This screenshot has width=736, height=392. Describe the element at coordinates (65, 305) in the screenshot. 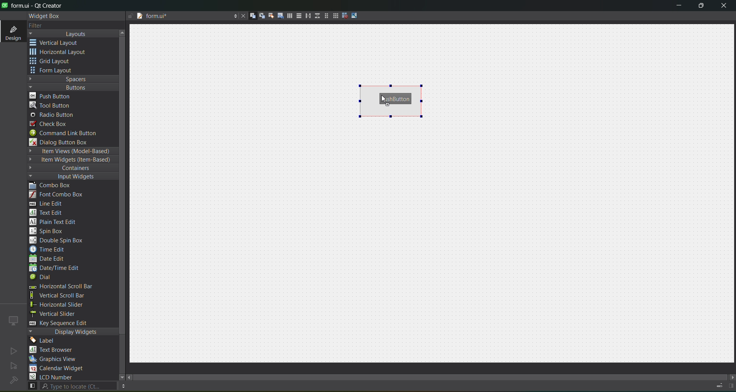

I see `horizontal slider` at that location.